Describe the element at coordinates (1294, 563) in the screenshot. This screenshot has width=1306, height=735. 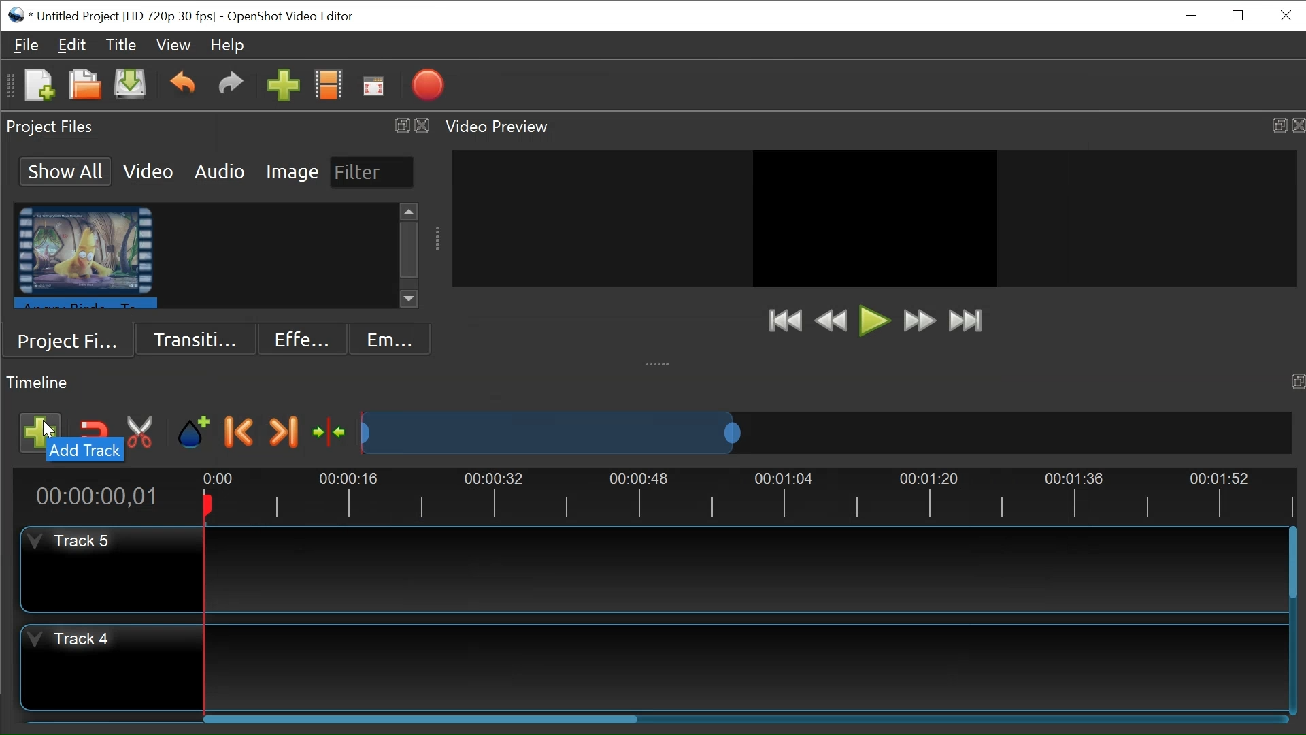
I see `Vertical Scrollbar` at that location.